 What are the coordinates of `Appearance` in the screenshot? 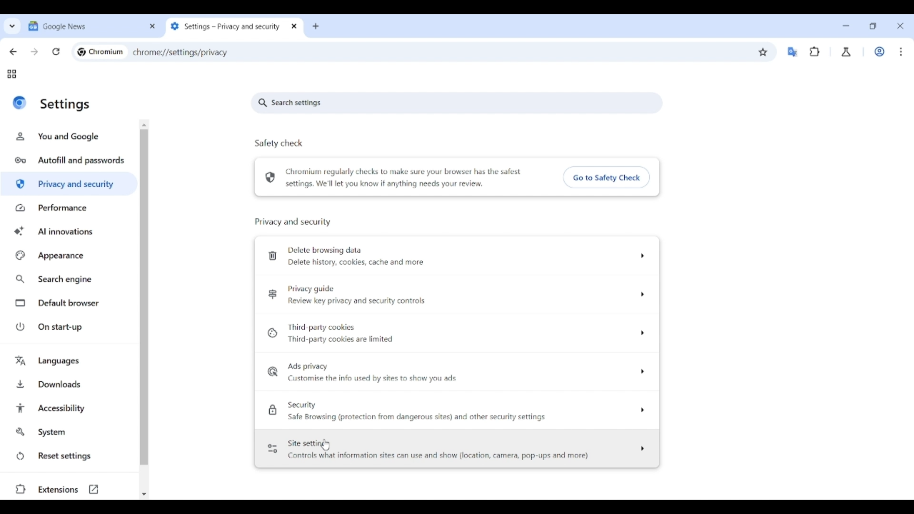 It's located at (69, 256).